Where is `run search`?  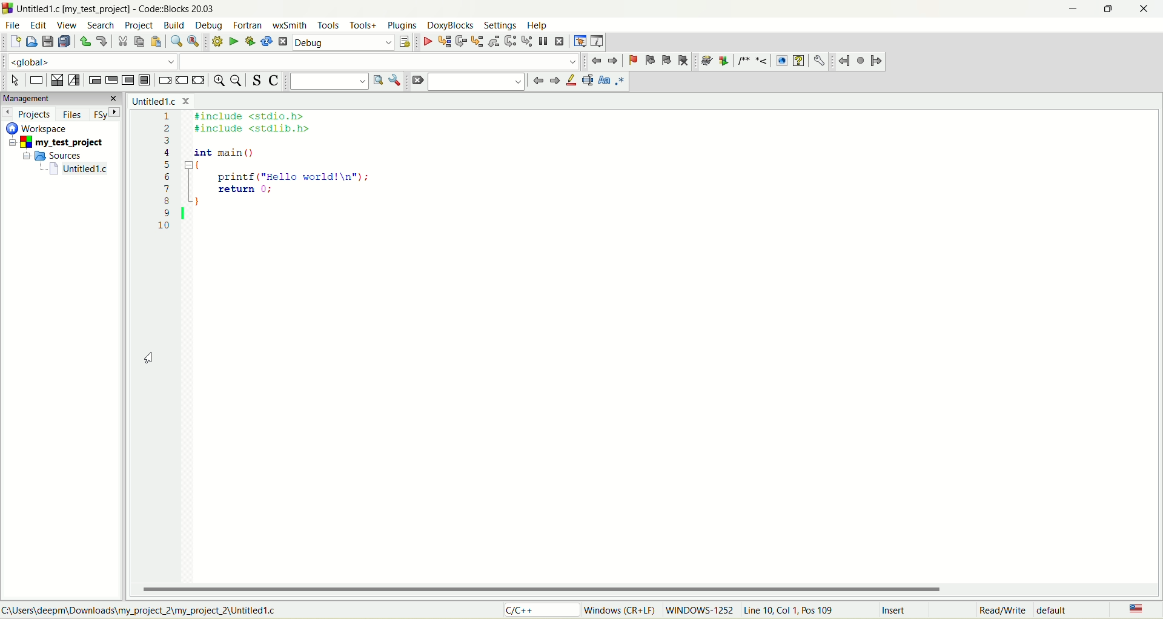
run search is located at coordinates (377, 81).